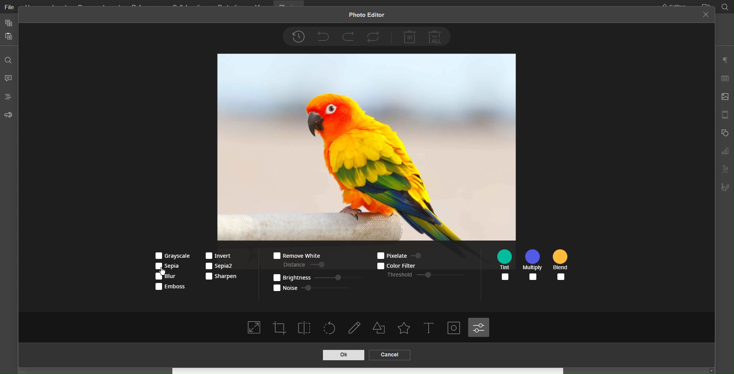 This screenshot has width=734, height=374. What do you see at coordinates (562, 266) in the screenshot?
I see `Blend` at bounding box center [562, 266].